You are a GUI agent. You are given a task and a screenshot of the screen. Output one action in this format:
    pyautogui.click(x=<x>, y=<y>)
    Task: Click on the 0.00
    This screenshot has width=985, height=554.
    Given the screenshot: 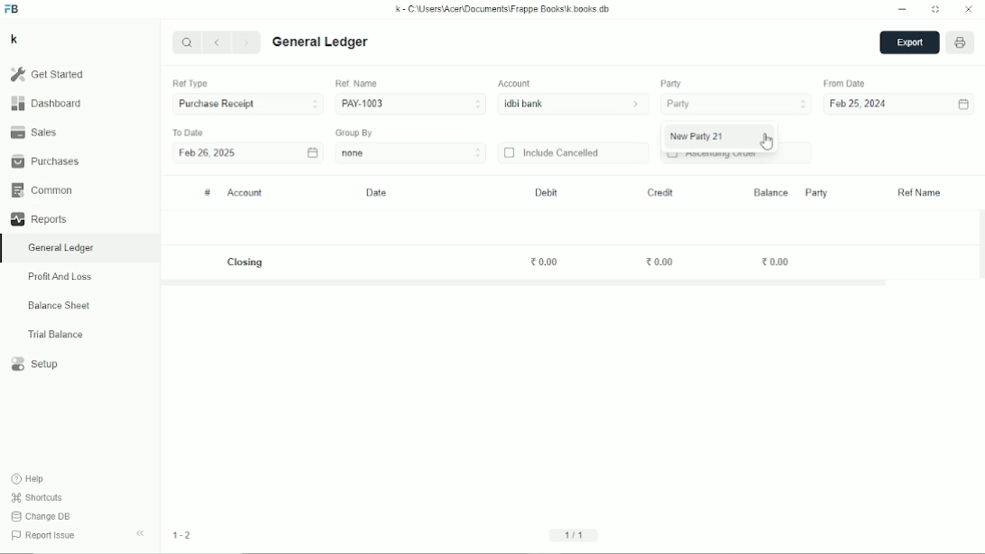 What is the action you would take?
    pyautogui.click(x=776, y=261)
    